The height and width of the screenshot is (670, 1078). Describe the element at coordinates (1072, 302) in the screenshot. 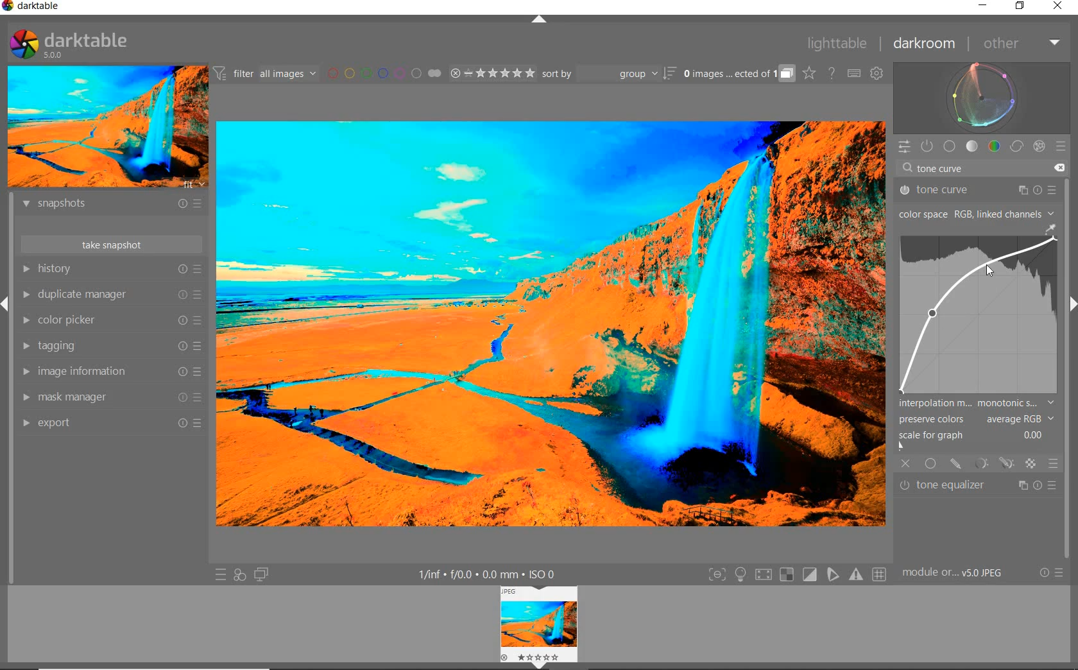

I see `Expand/Collapse` at that location.